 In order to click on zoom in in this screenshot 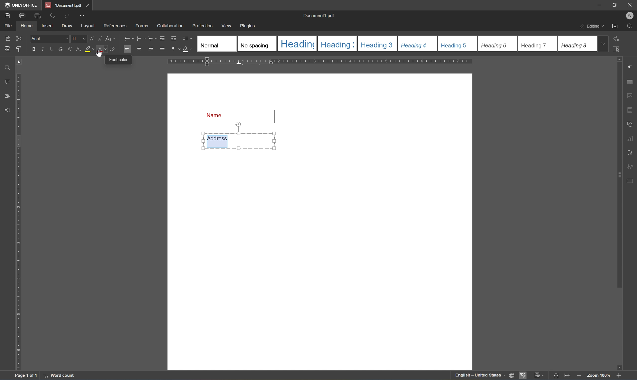, I will do `click(578, 376)`.